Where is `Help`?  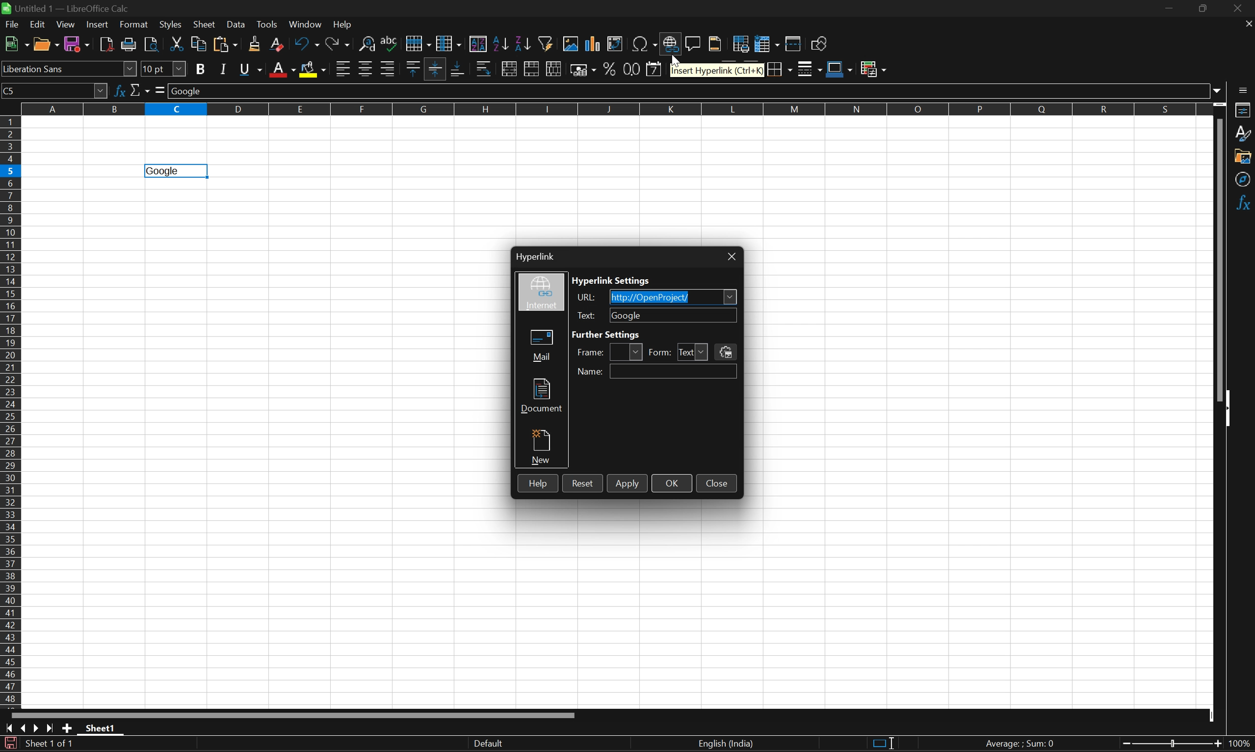
Help is located at coordinates (536, 483).